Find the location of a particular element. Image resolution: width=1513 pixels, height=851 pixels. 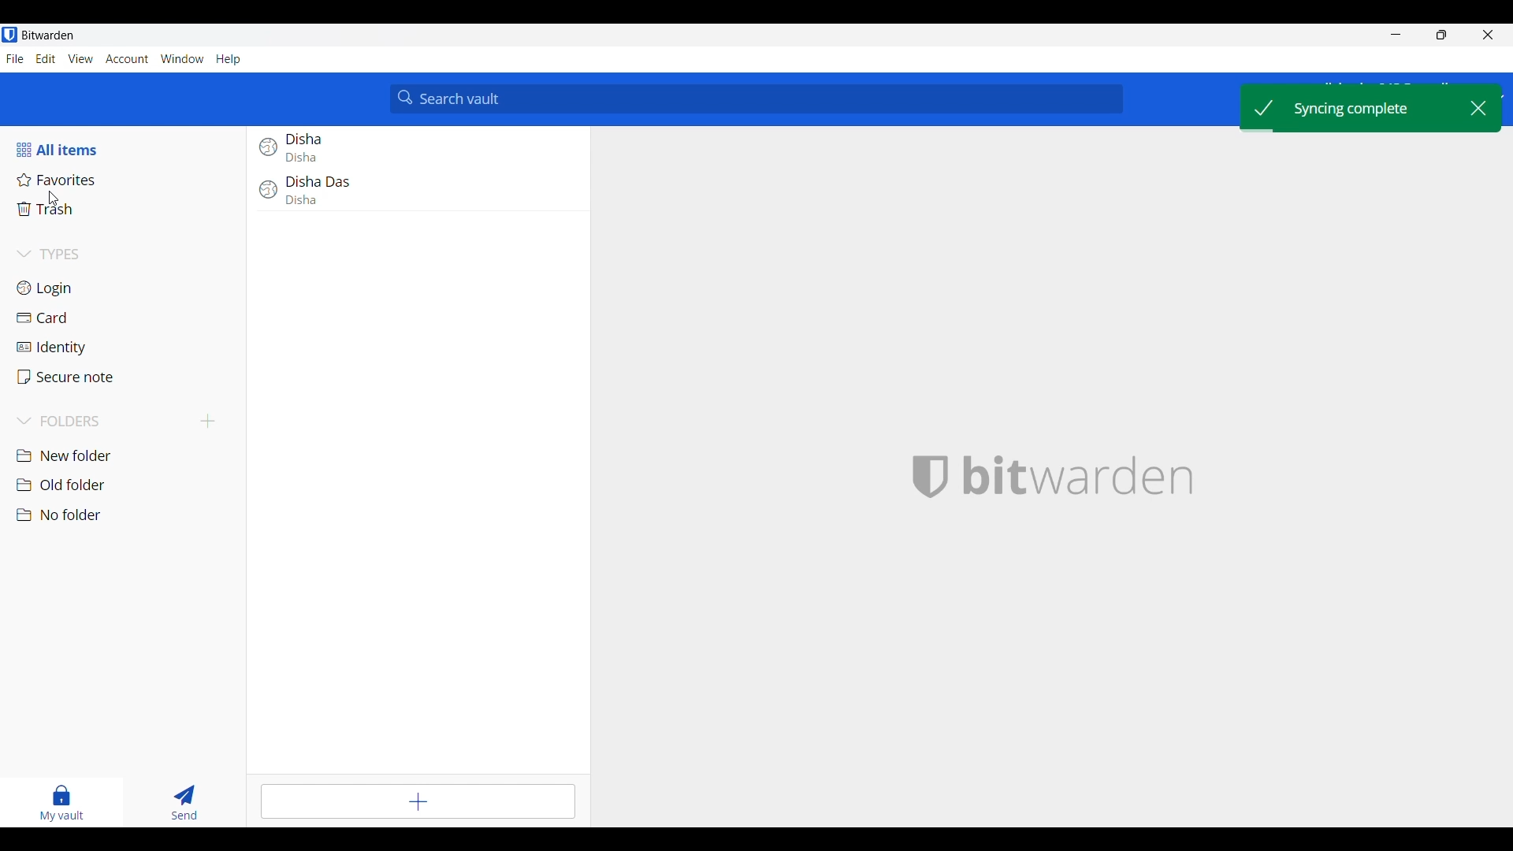

Minimize is located at coordinates (1396, 35).